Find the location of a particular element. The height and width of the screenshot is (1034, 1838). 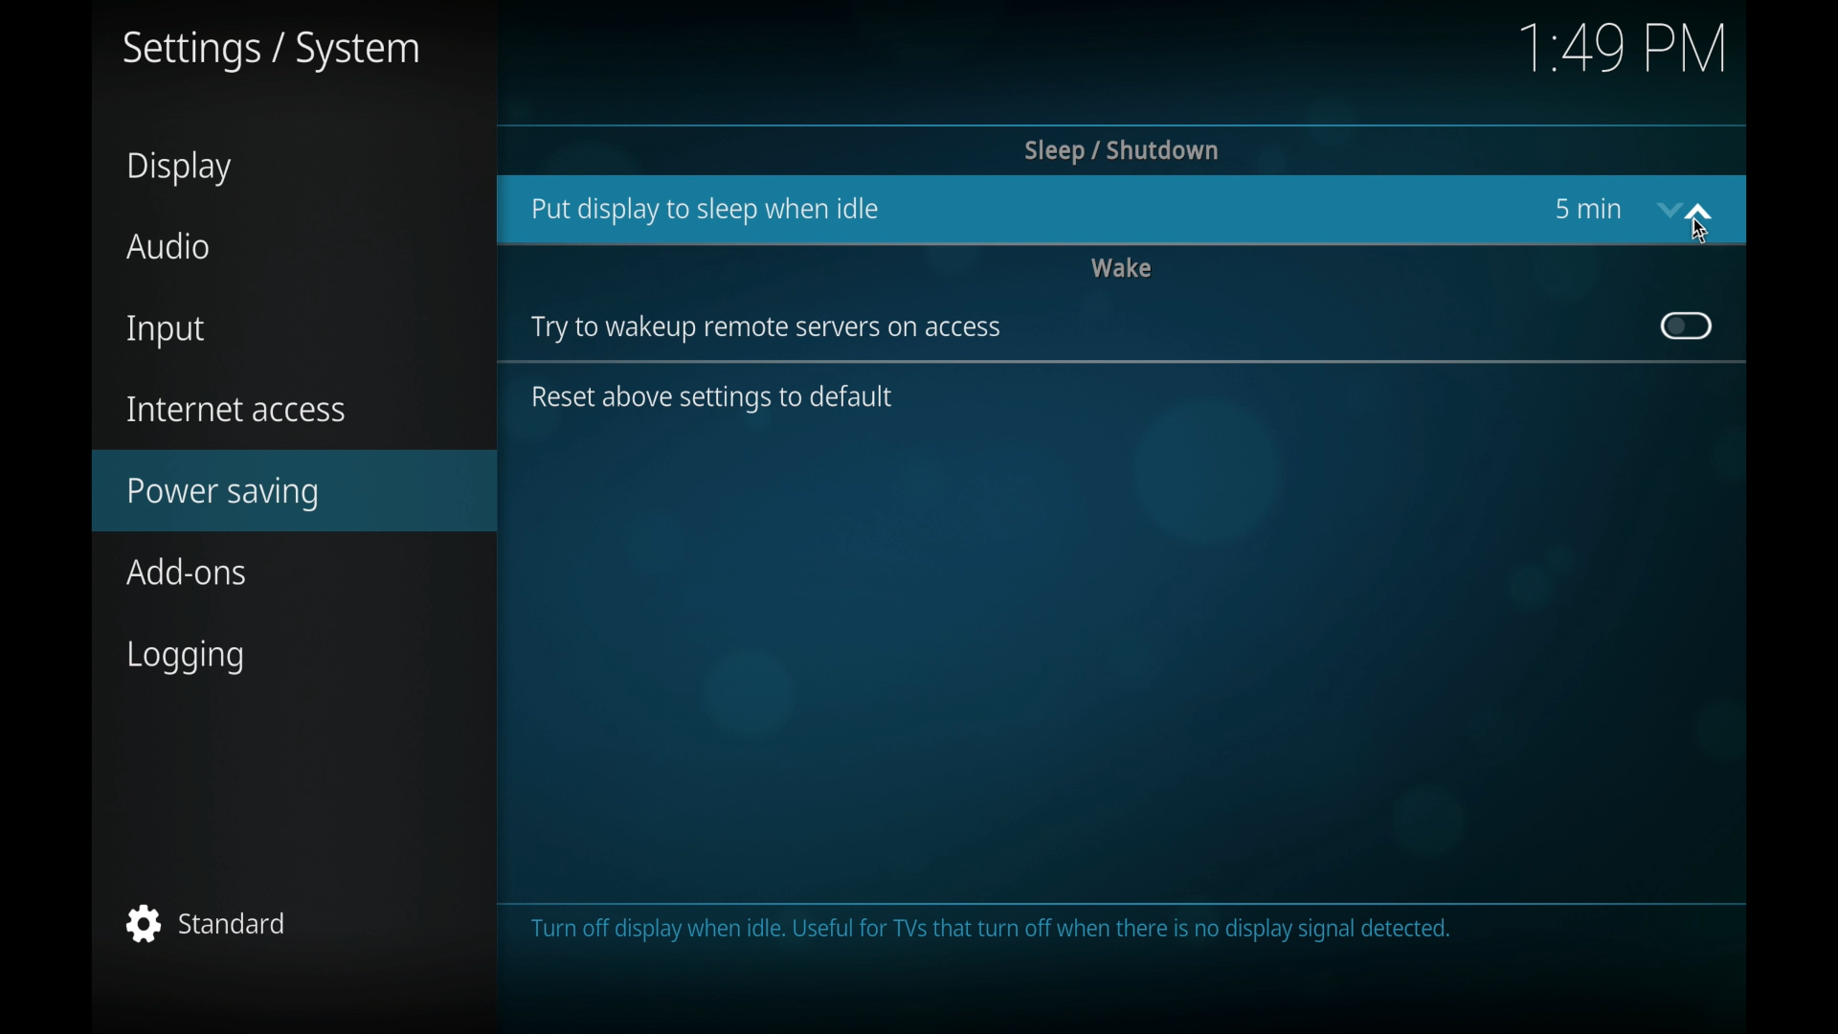

audio is located at coordinates (168, 247).